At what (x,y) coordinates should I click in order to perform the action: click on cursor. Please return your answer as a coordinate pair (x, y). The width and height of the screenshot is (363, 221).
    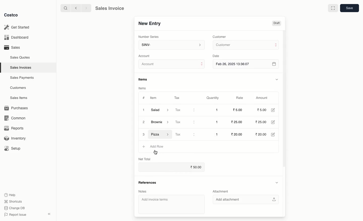
    Looking at the image, I should click on (156, 153).